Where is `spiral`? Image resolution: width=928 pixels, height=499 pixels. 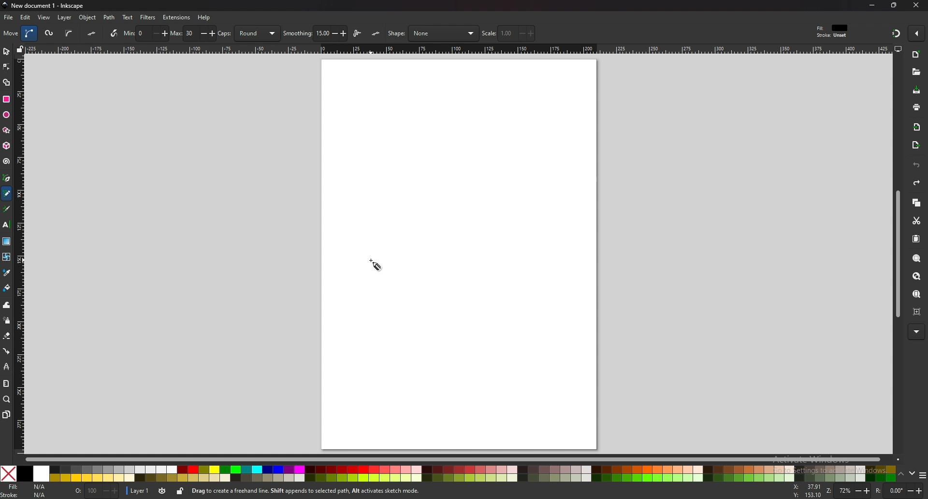
spiral is located at coordinates (6, 161).